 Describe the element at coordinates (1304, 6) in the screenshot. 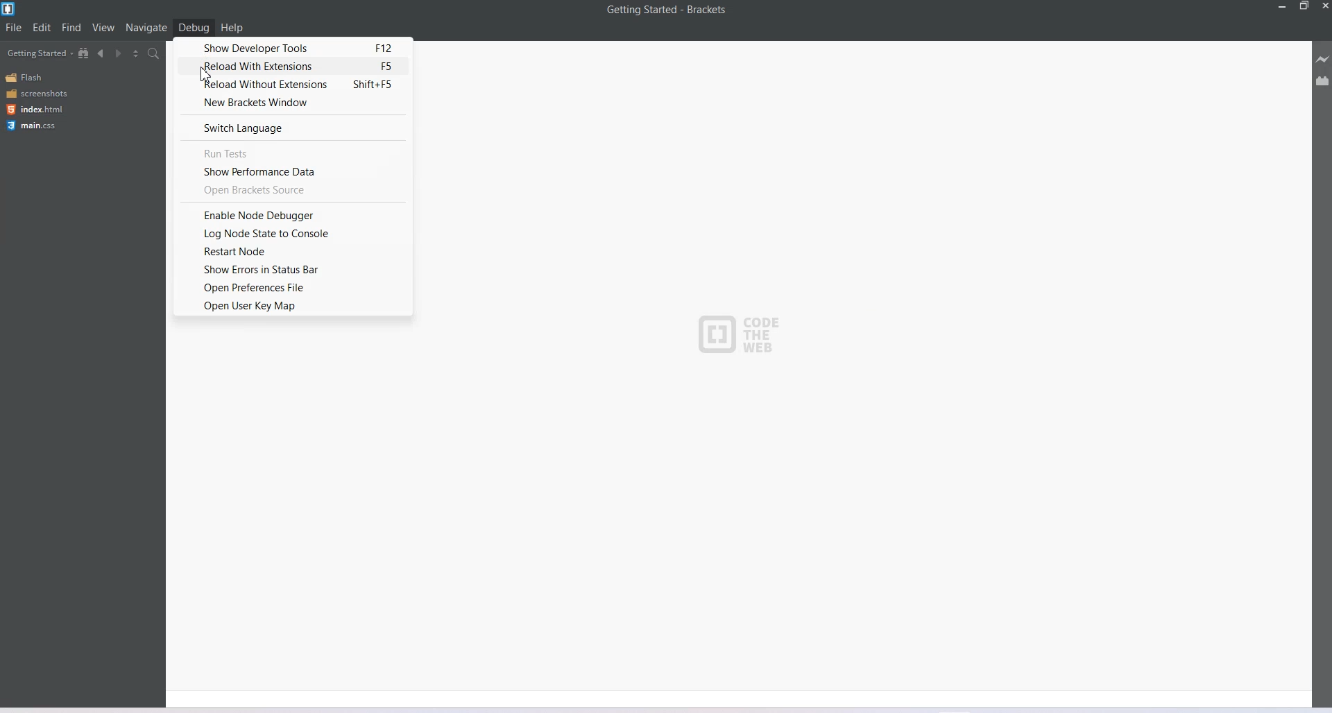

I see `Maximize` at that location.